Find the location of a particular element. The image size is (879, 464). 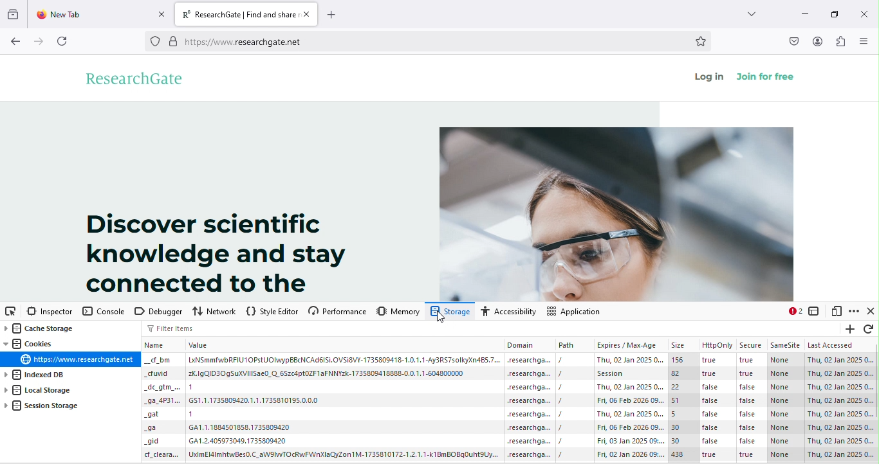

Name is located at coordinates (156, 344).